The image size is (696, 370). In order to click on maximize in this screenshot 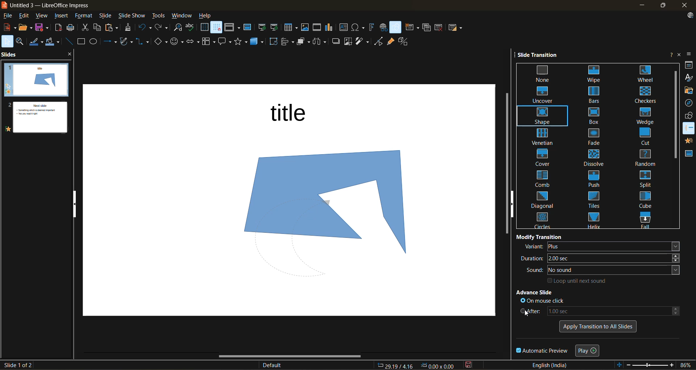, I will do `click(666, 5)`.